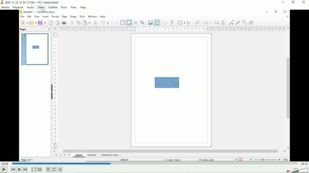  What do you see at coordinates (83, 7) in the screenshot?
I see `Help` at bounding box center [83, 7].